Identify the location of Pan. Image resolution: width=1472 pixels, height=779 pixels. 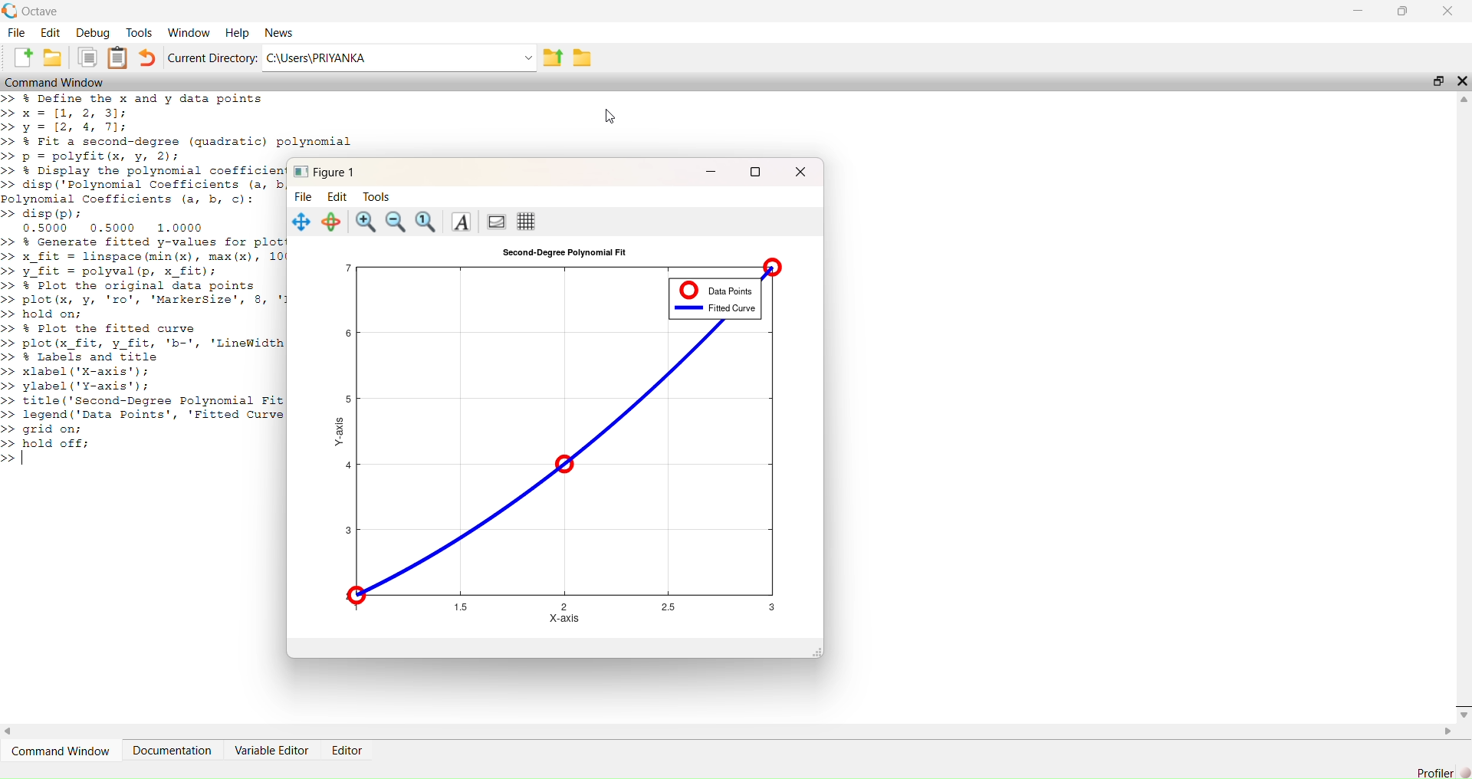
(301, 222).